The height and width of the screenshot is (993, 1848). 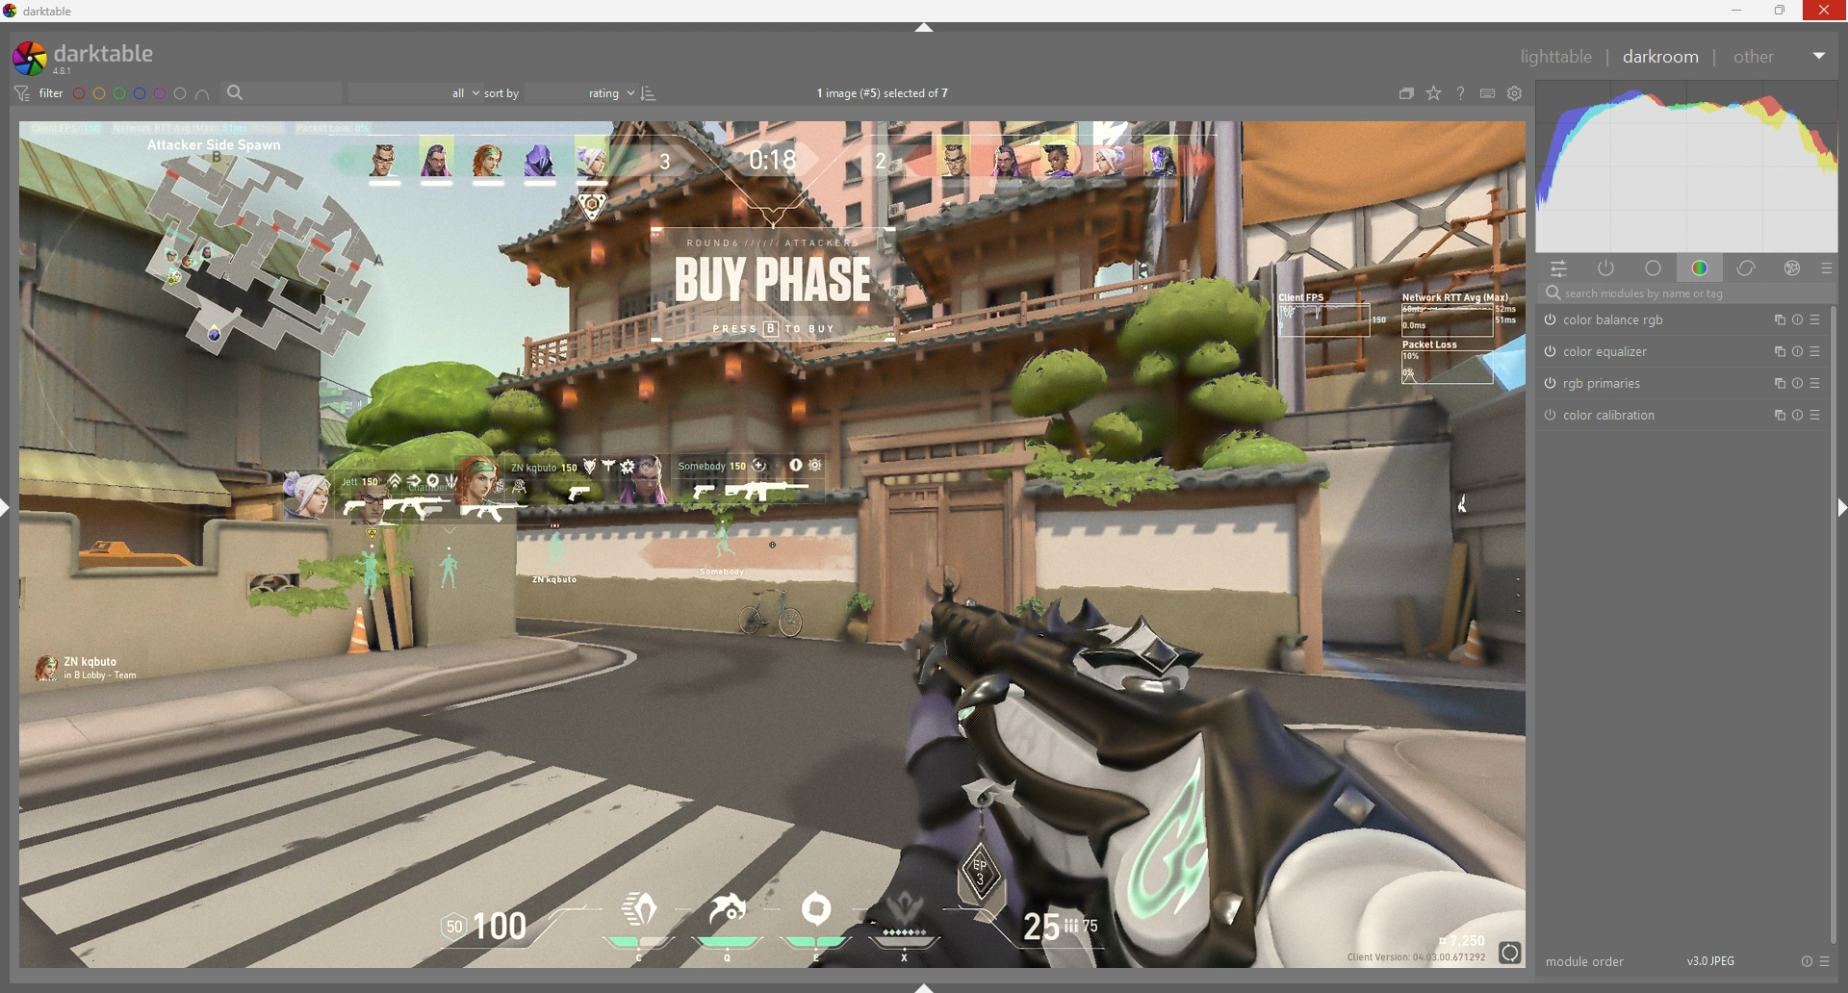 I want to click on show, so click(x=925, y=986).